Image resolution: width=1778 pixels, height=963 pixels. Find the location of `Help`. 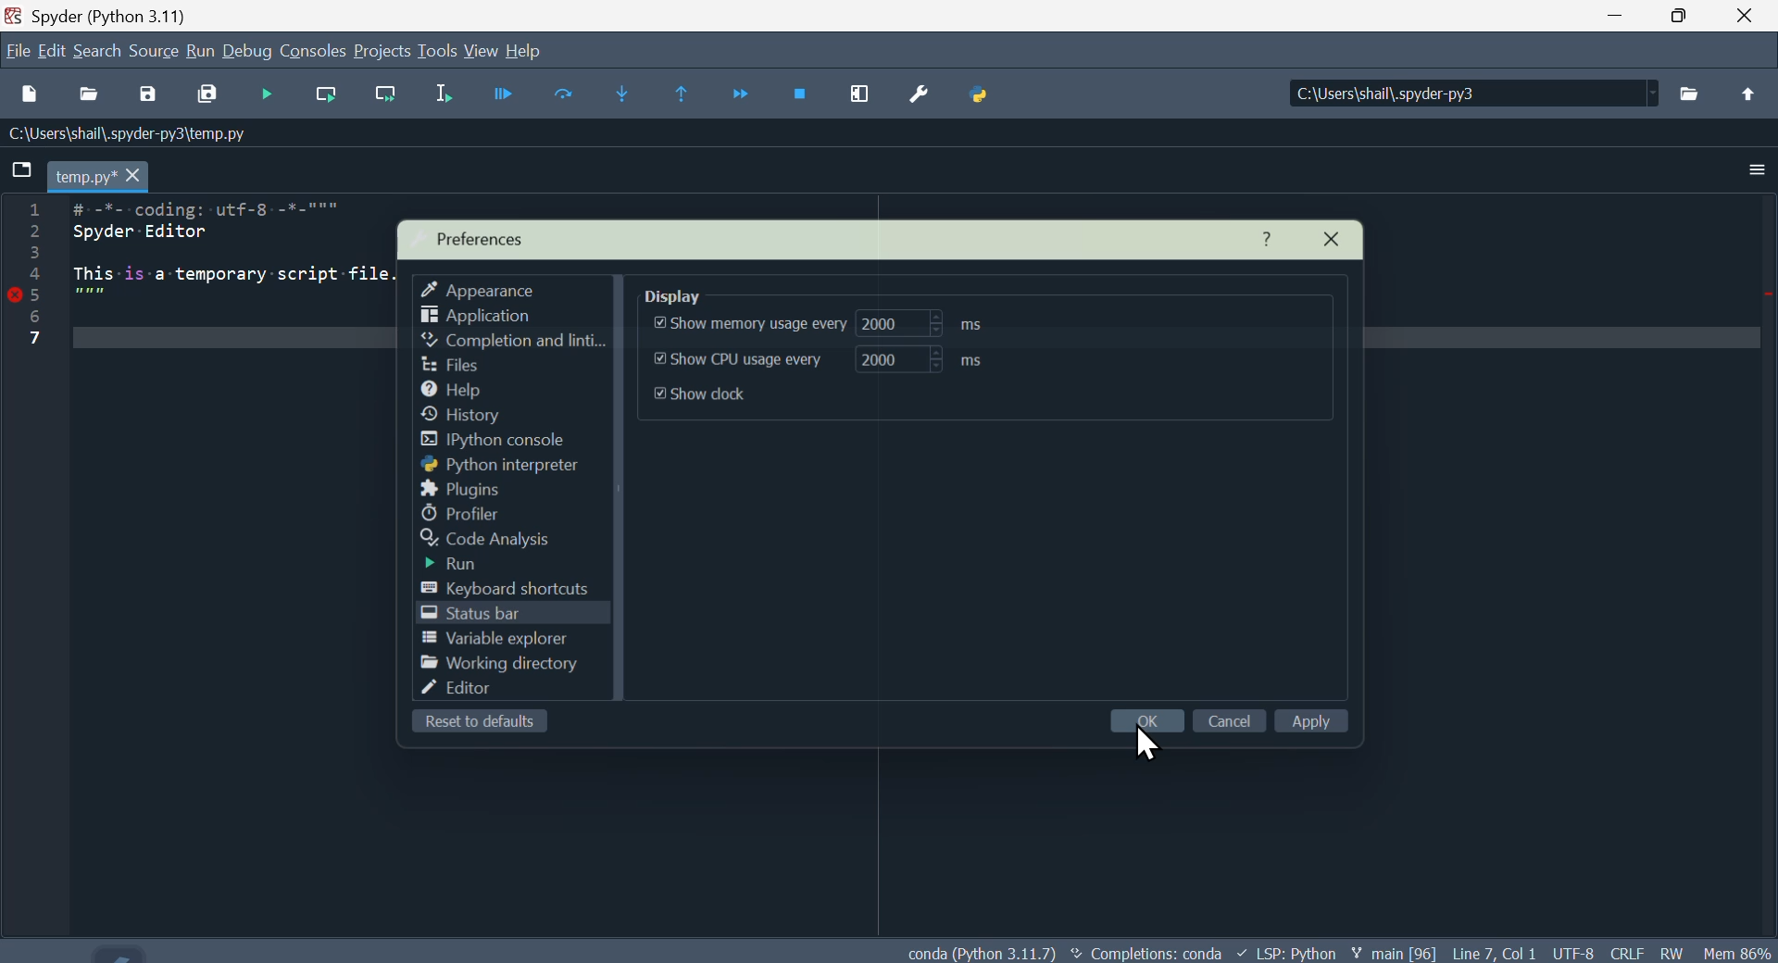

Help is located at coordinates (538, 48).